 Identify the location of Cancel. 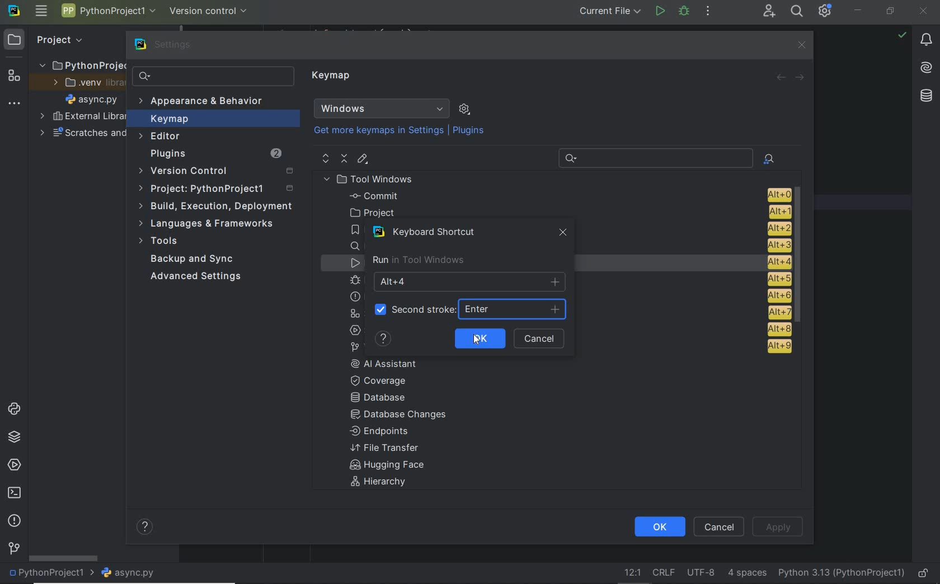
(721, 526).